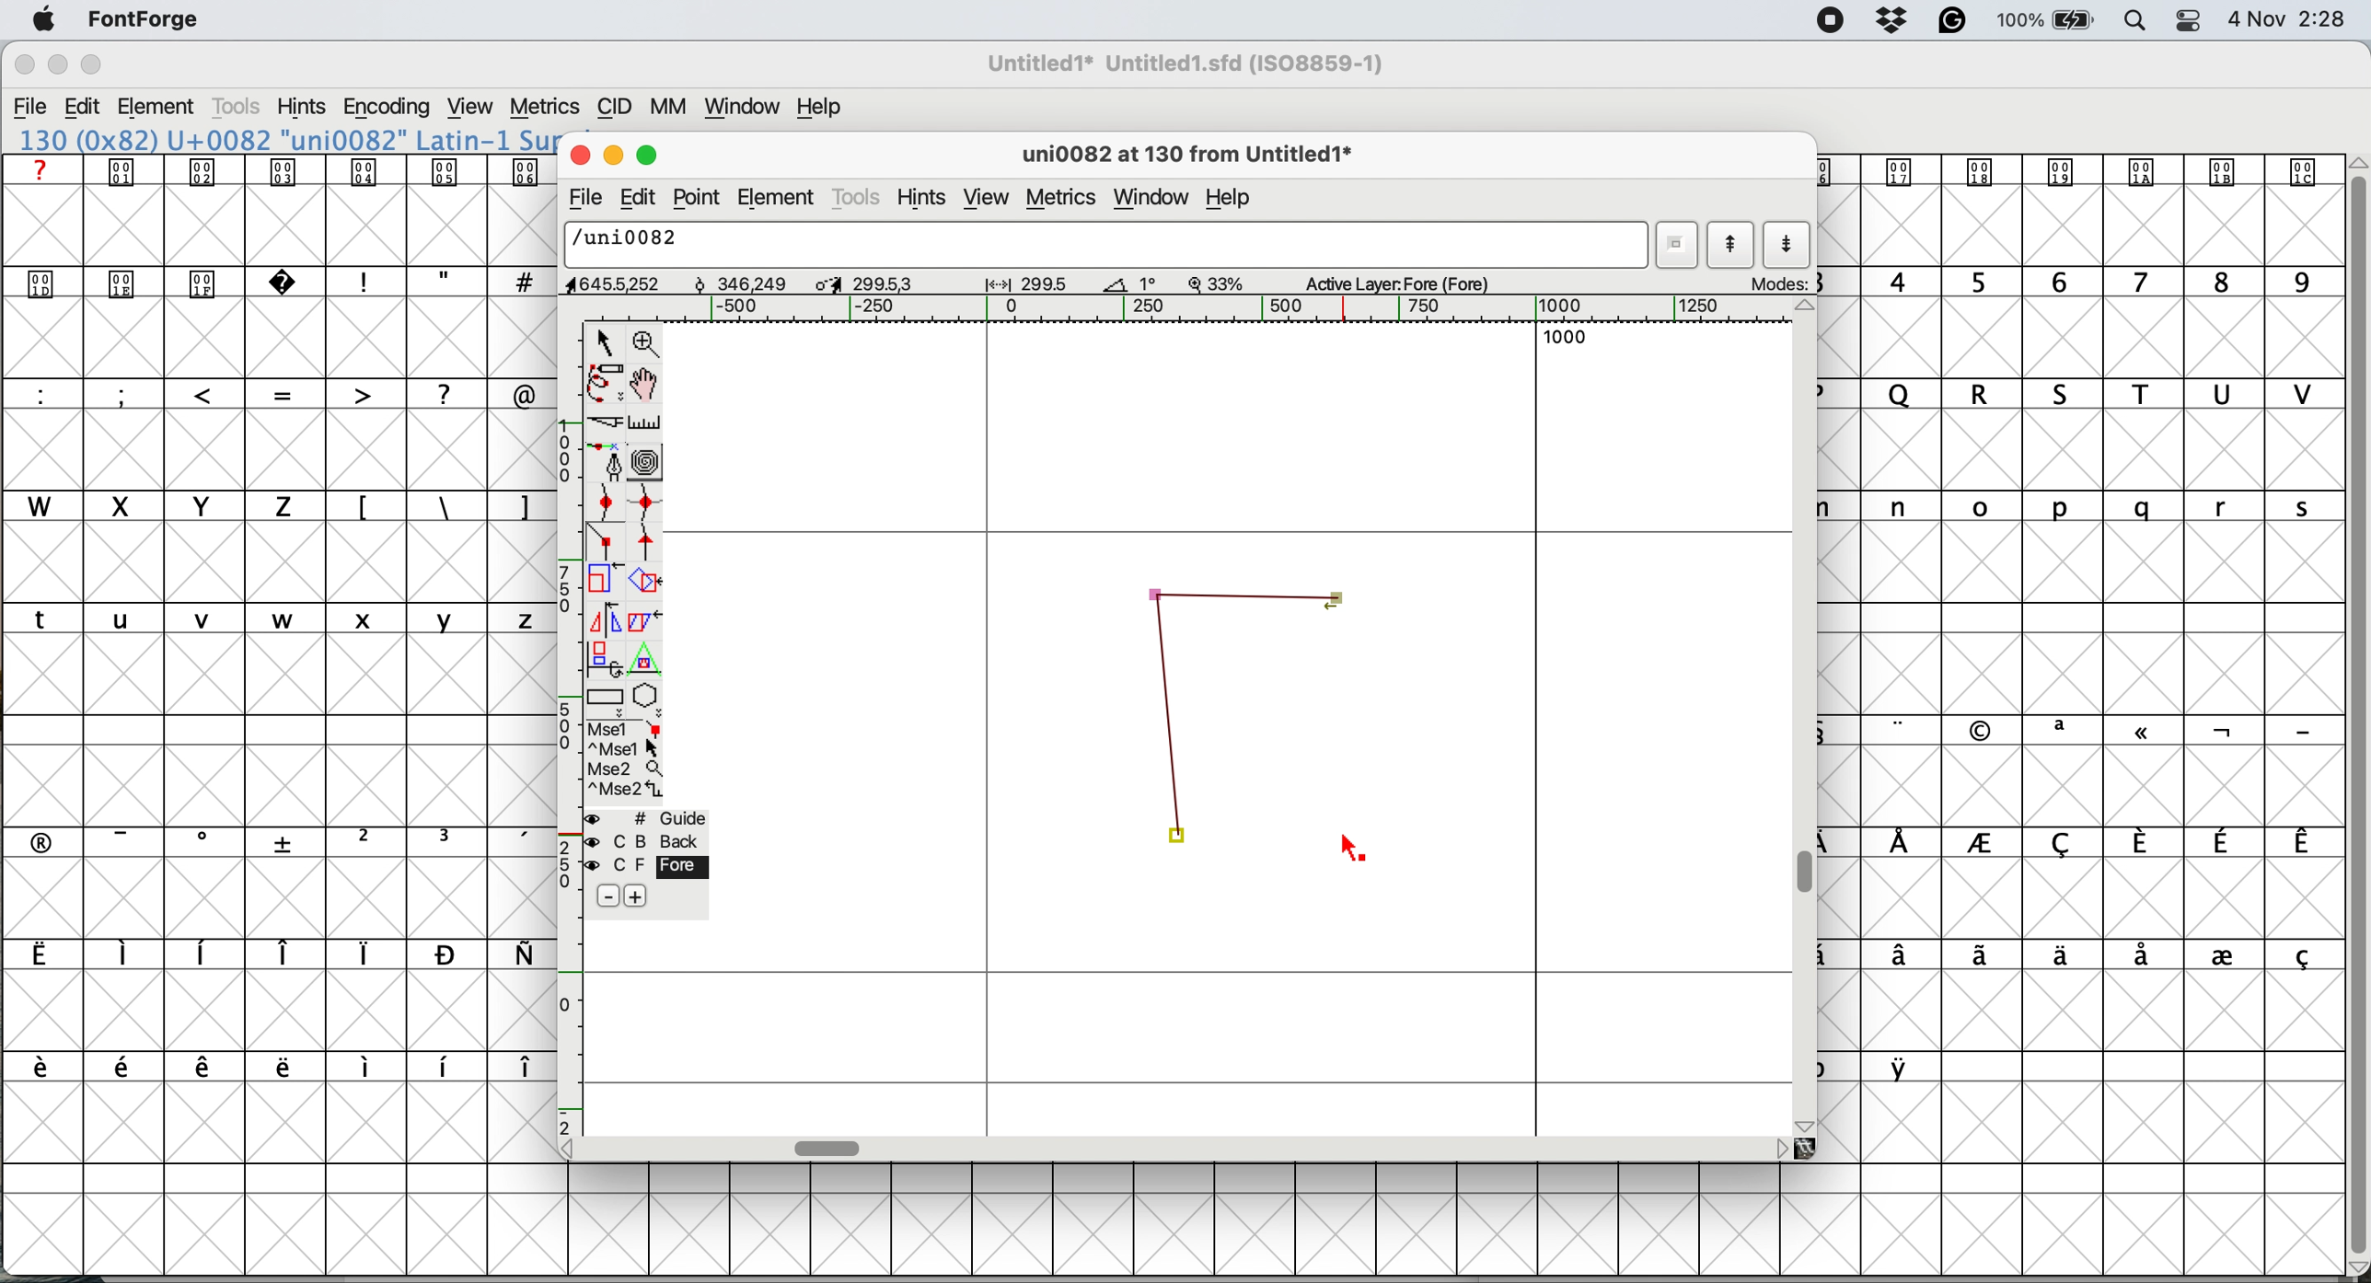  I want to click on flip the selection, so click(602, 620).